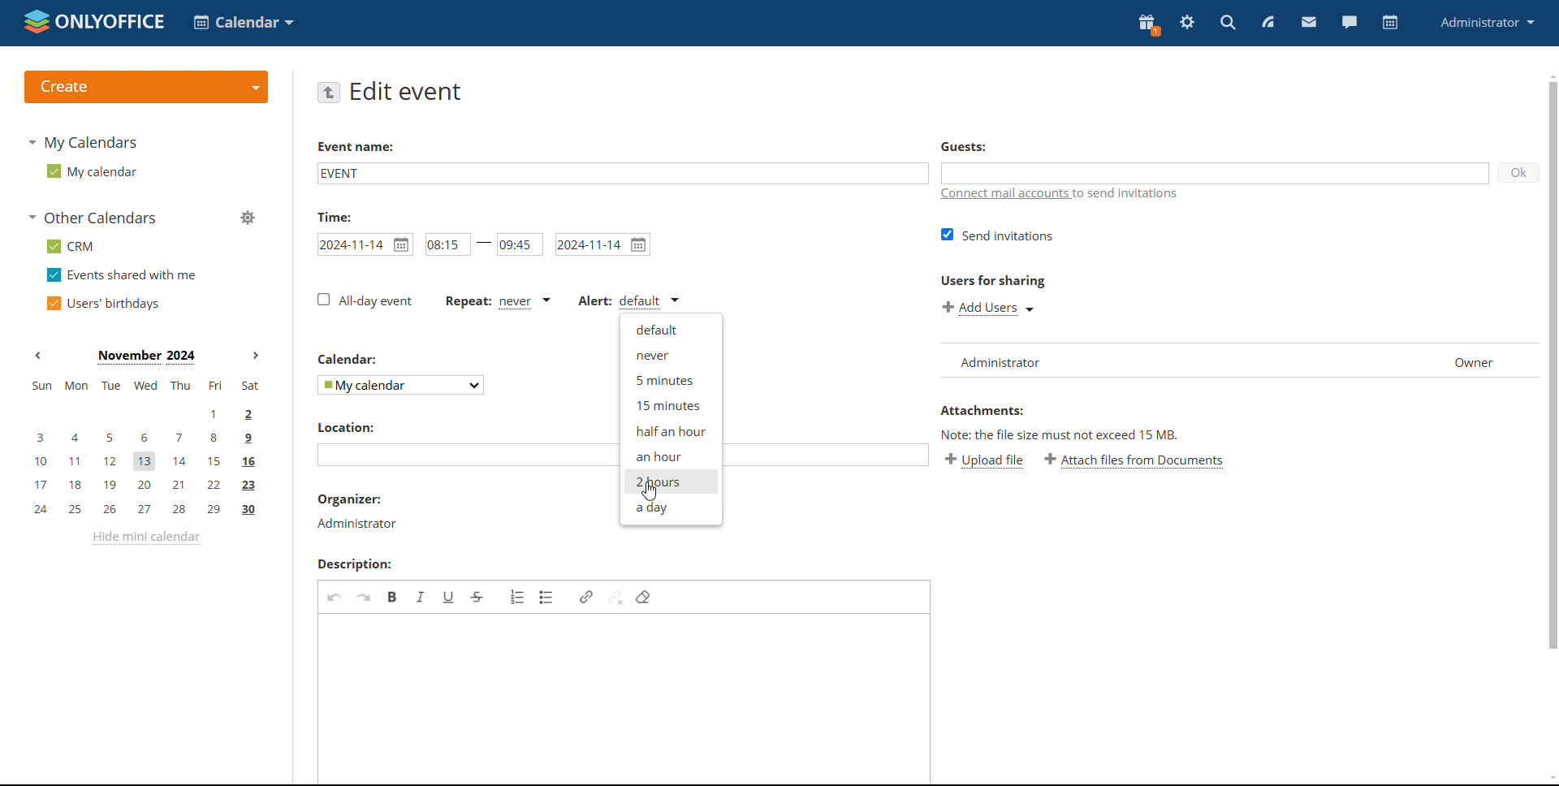 This screenshot has height=786, width=1559. Describe the element at coordinates (145, 357) in the screenshot. I see `current month` at that location.